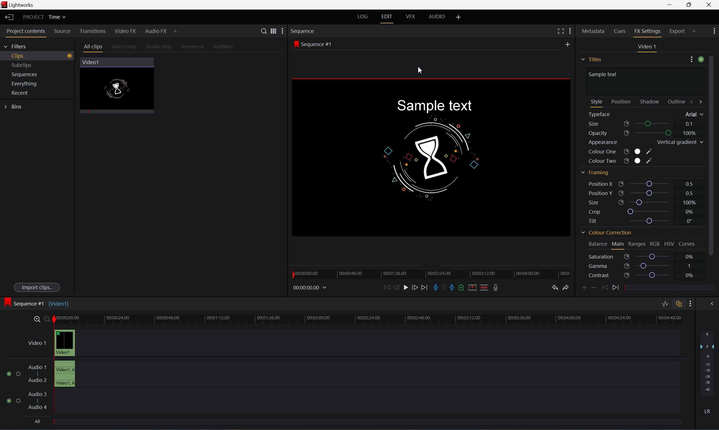  I want to click on More, so click(176, 32).